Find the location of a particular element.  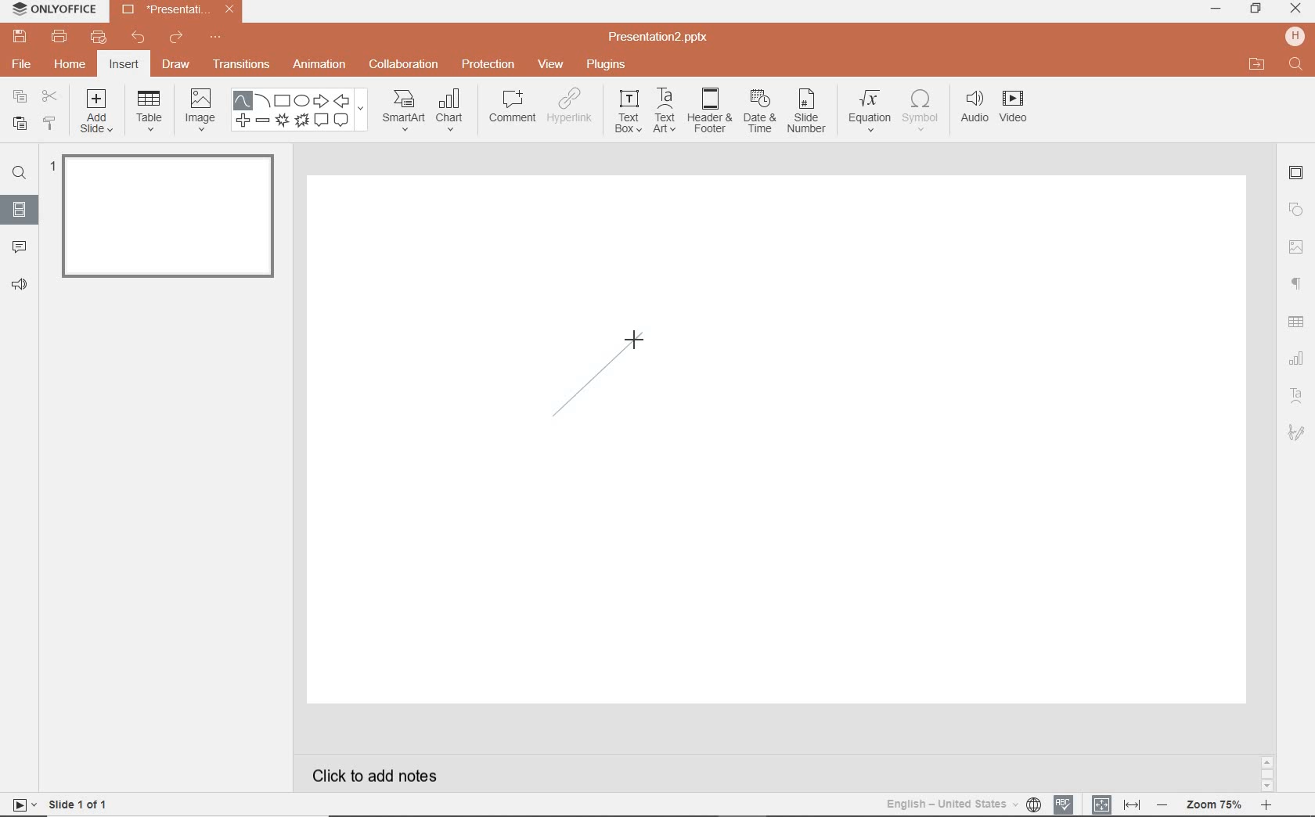

HP is located at coordinates (1293, 35).